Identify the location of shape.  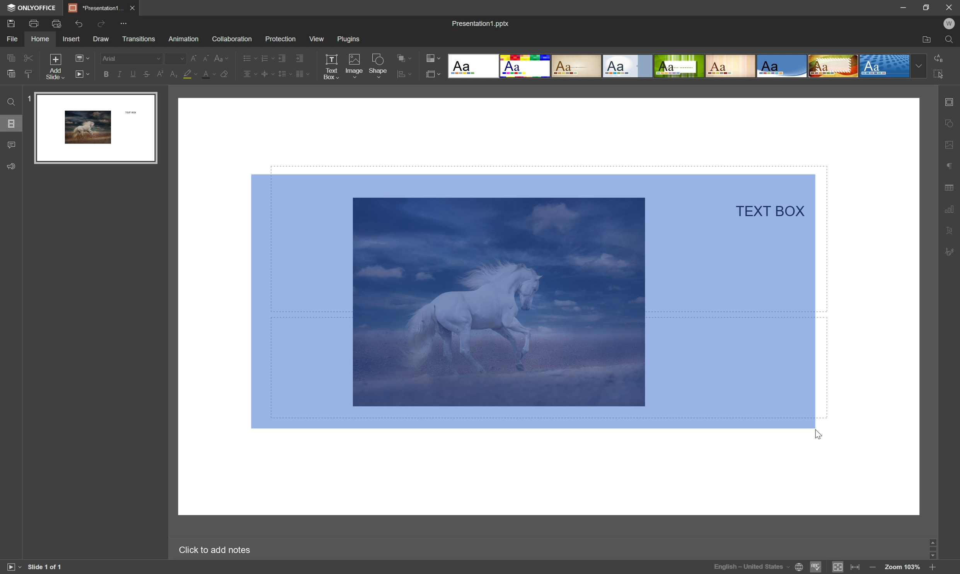
(379, 66).